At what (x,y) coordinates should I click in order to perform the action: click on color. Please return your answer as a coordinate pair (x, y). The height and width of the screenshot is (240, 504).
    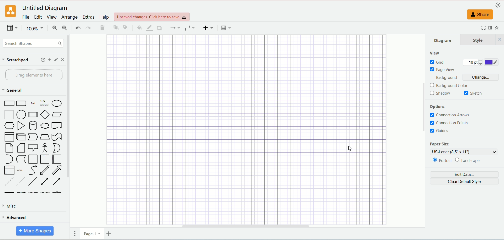
    Looking at the image, I should click on (492, 63).